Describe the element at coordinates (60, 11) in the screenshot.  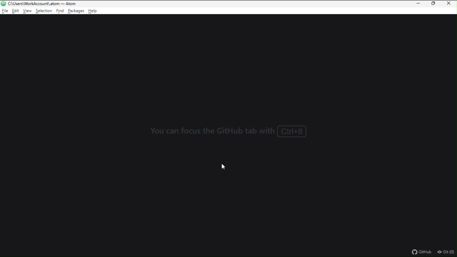
I see `find` at that location.